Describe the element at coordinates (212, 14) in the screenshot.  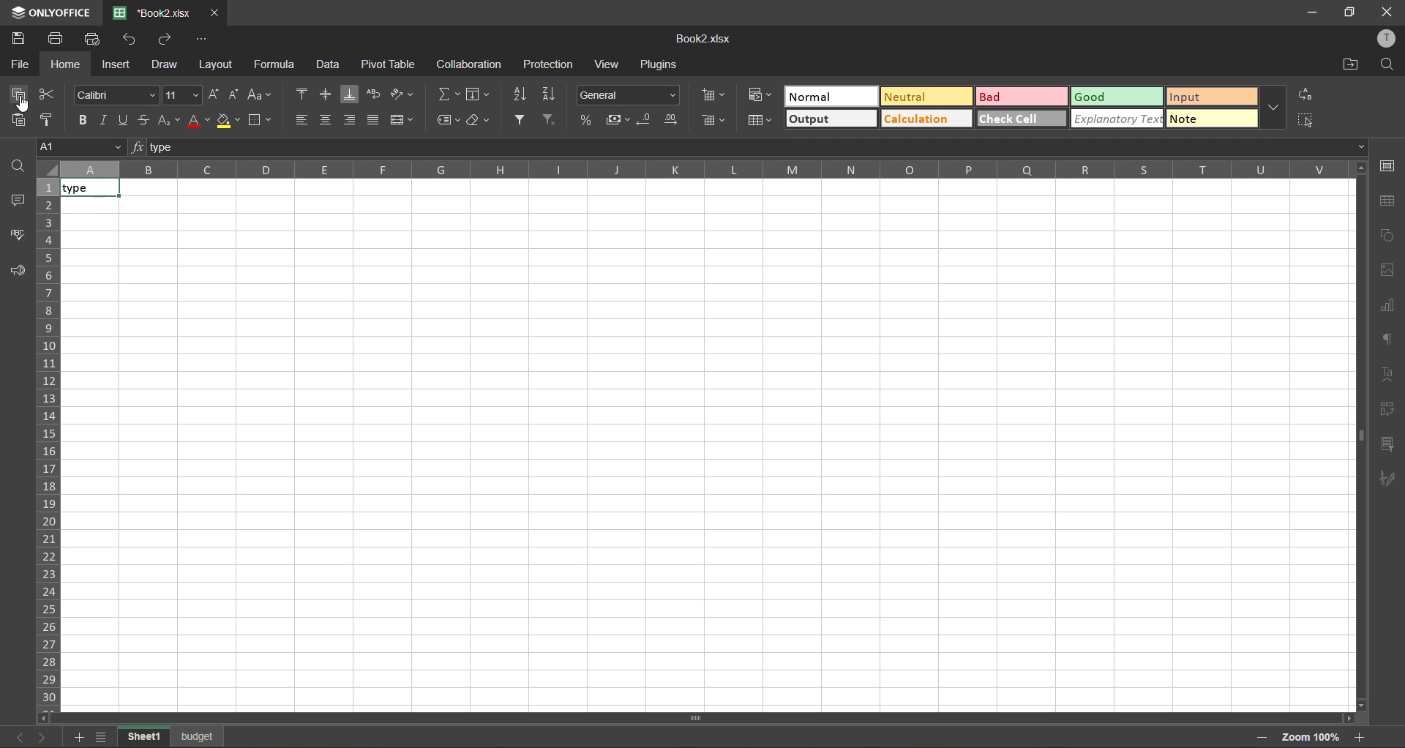
I see `close tab` at that location.